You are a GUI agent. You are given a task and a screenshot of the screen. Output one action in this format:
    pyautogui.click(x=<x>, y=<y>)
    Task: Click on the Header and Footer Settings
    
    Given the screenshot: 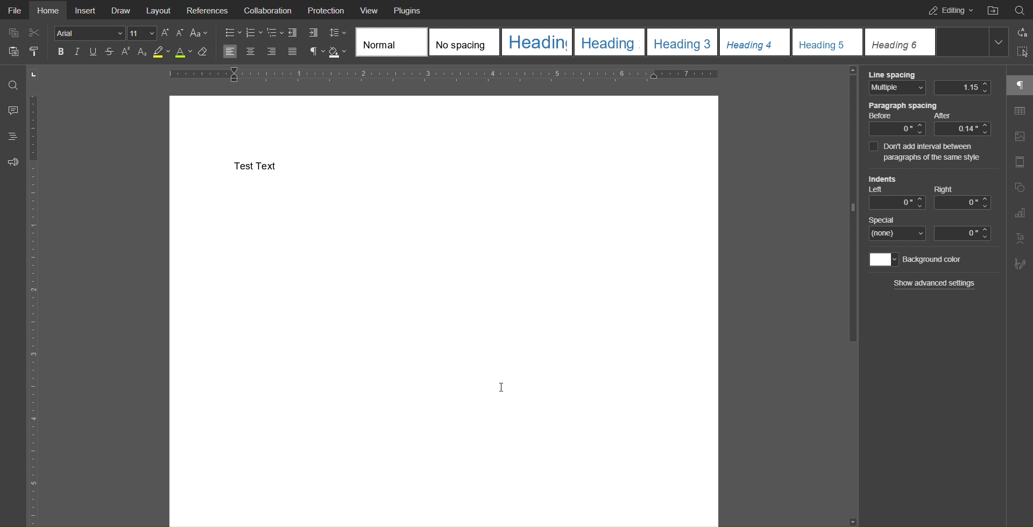 What is the action you would take?
    pyautogui.click(x=1018, y=163)
    